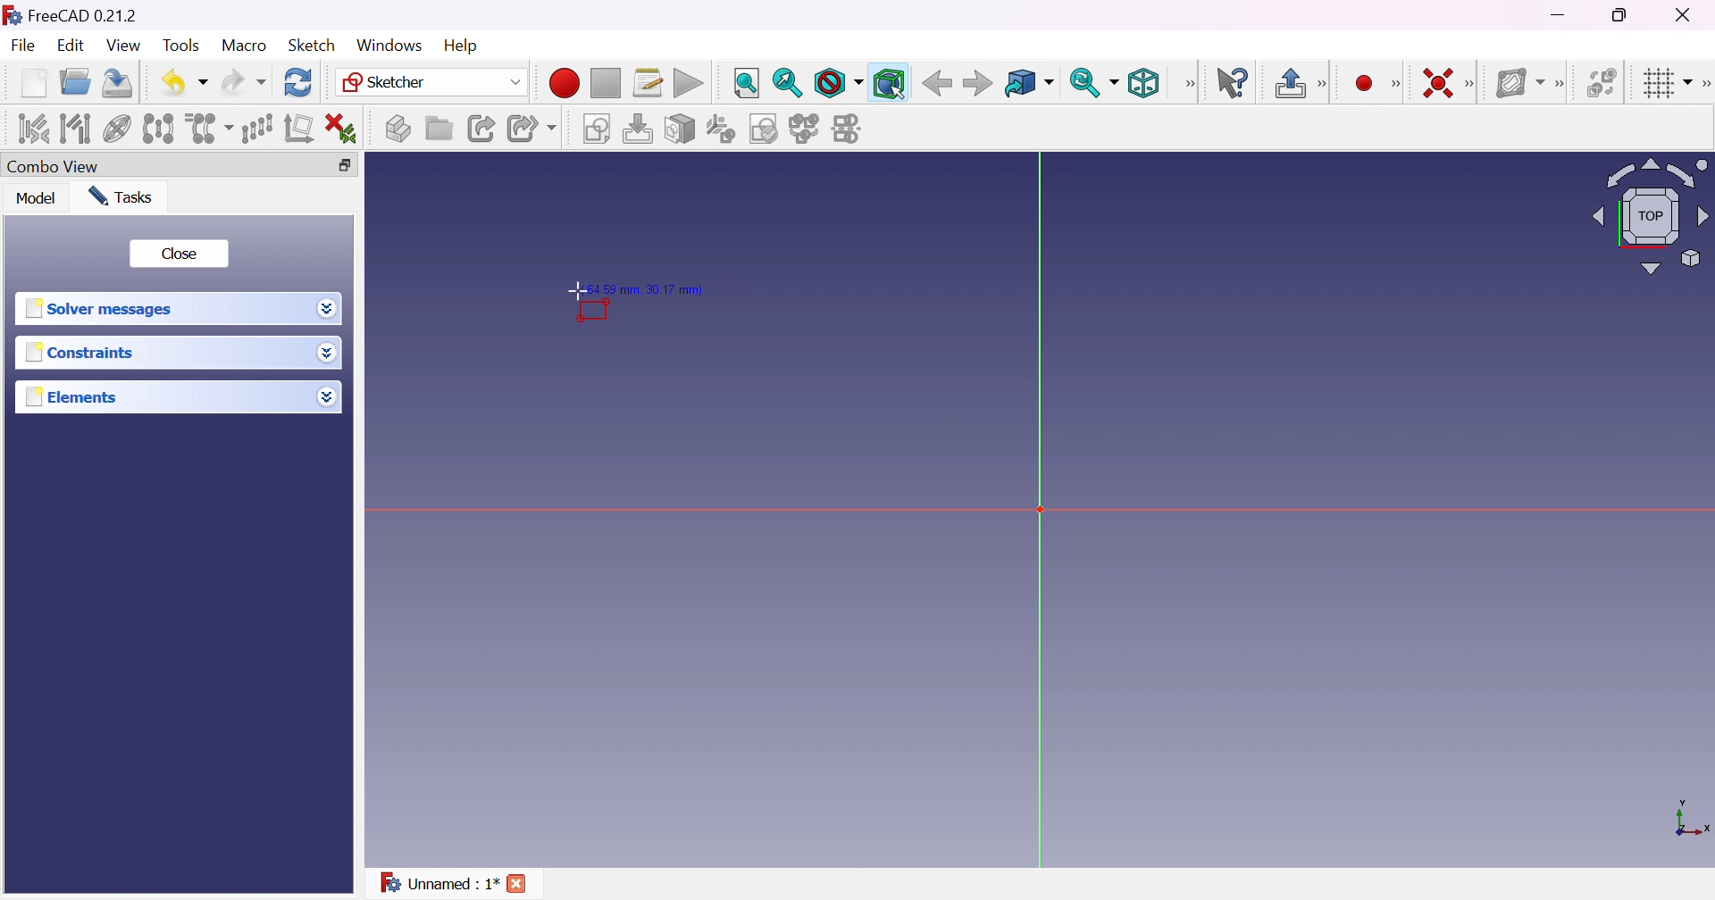 The height and width of the screenshot is (900, 1715). What do you see at coordinates (606, 82) in the screenshot?
I see `Stop macro recording...` at bounding box center [606, 82].